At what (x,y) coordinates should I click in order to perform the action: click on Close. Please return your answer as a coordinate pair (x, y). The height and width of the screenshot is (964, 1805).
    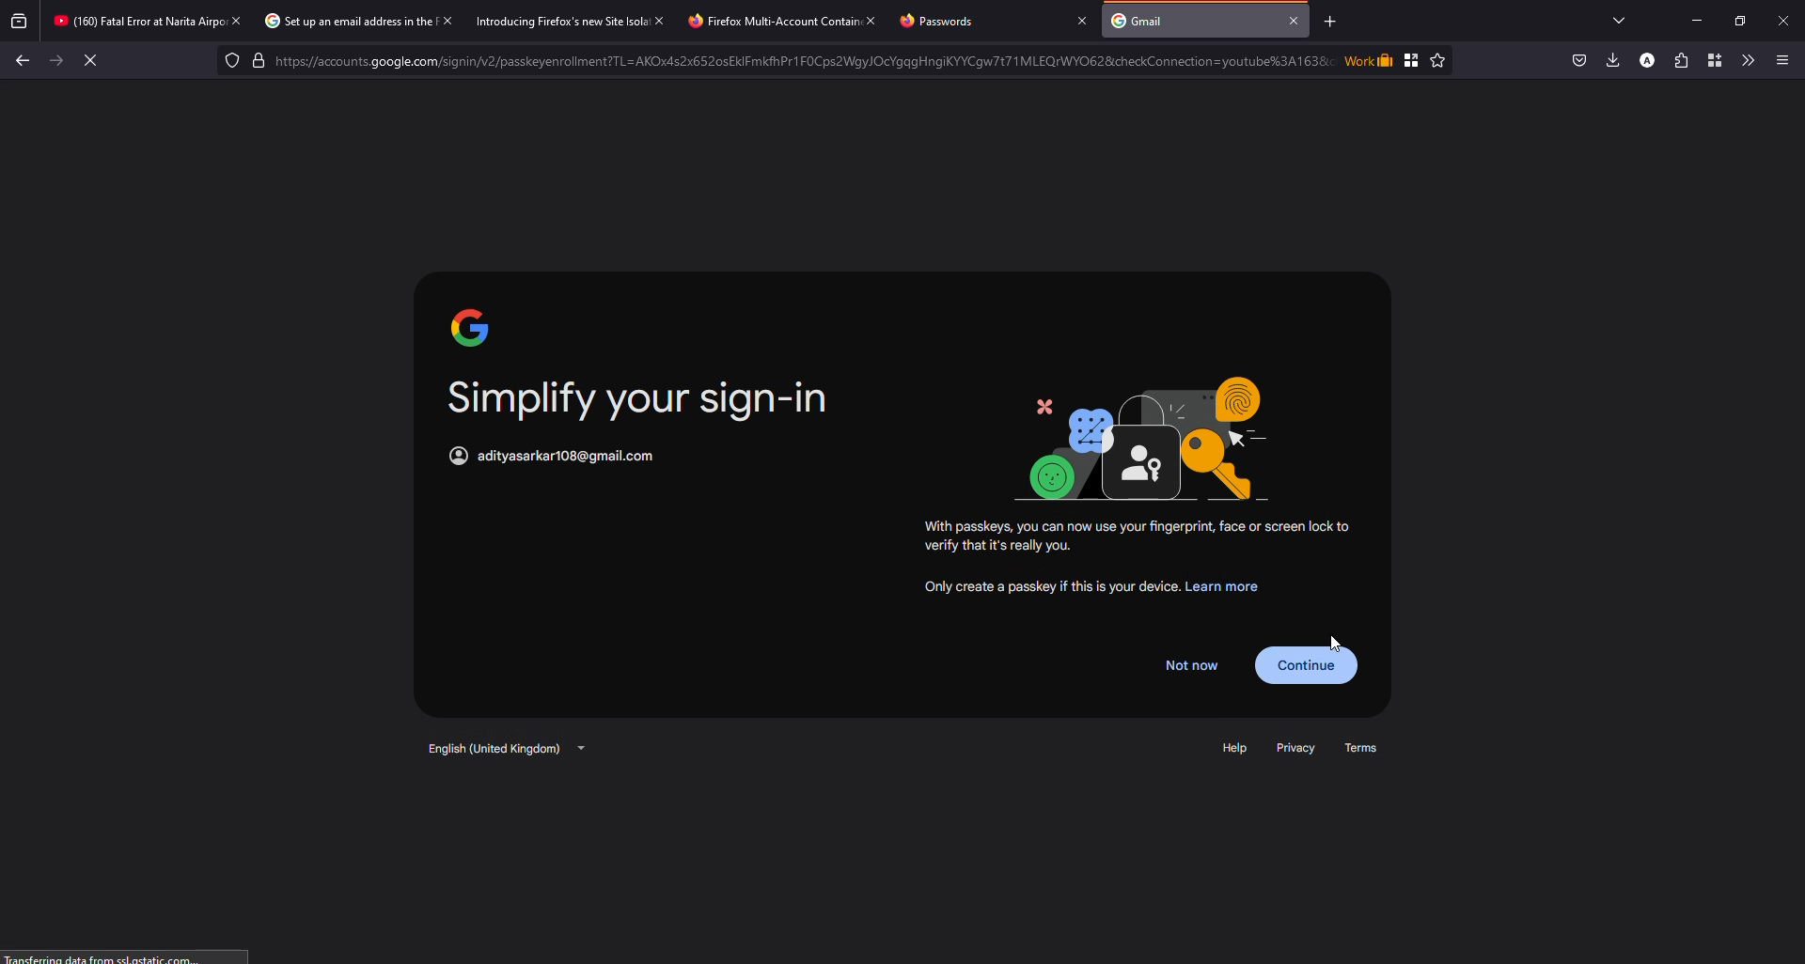
    Looking at the image, I should click on (1782, 20).